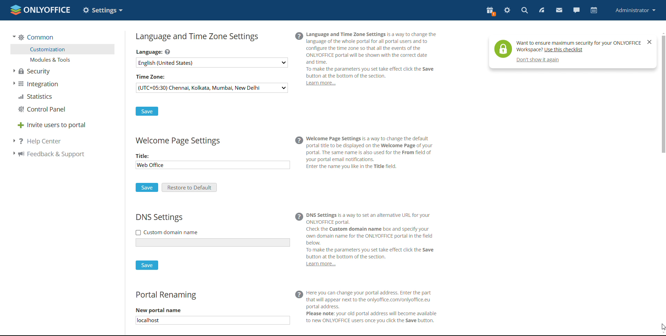  What do you see at coordinates (166, 296) in the screenshot?
I see `portal renaming` at bounding box center [166, 296].